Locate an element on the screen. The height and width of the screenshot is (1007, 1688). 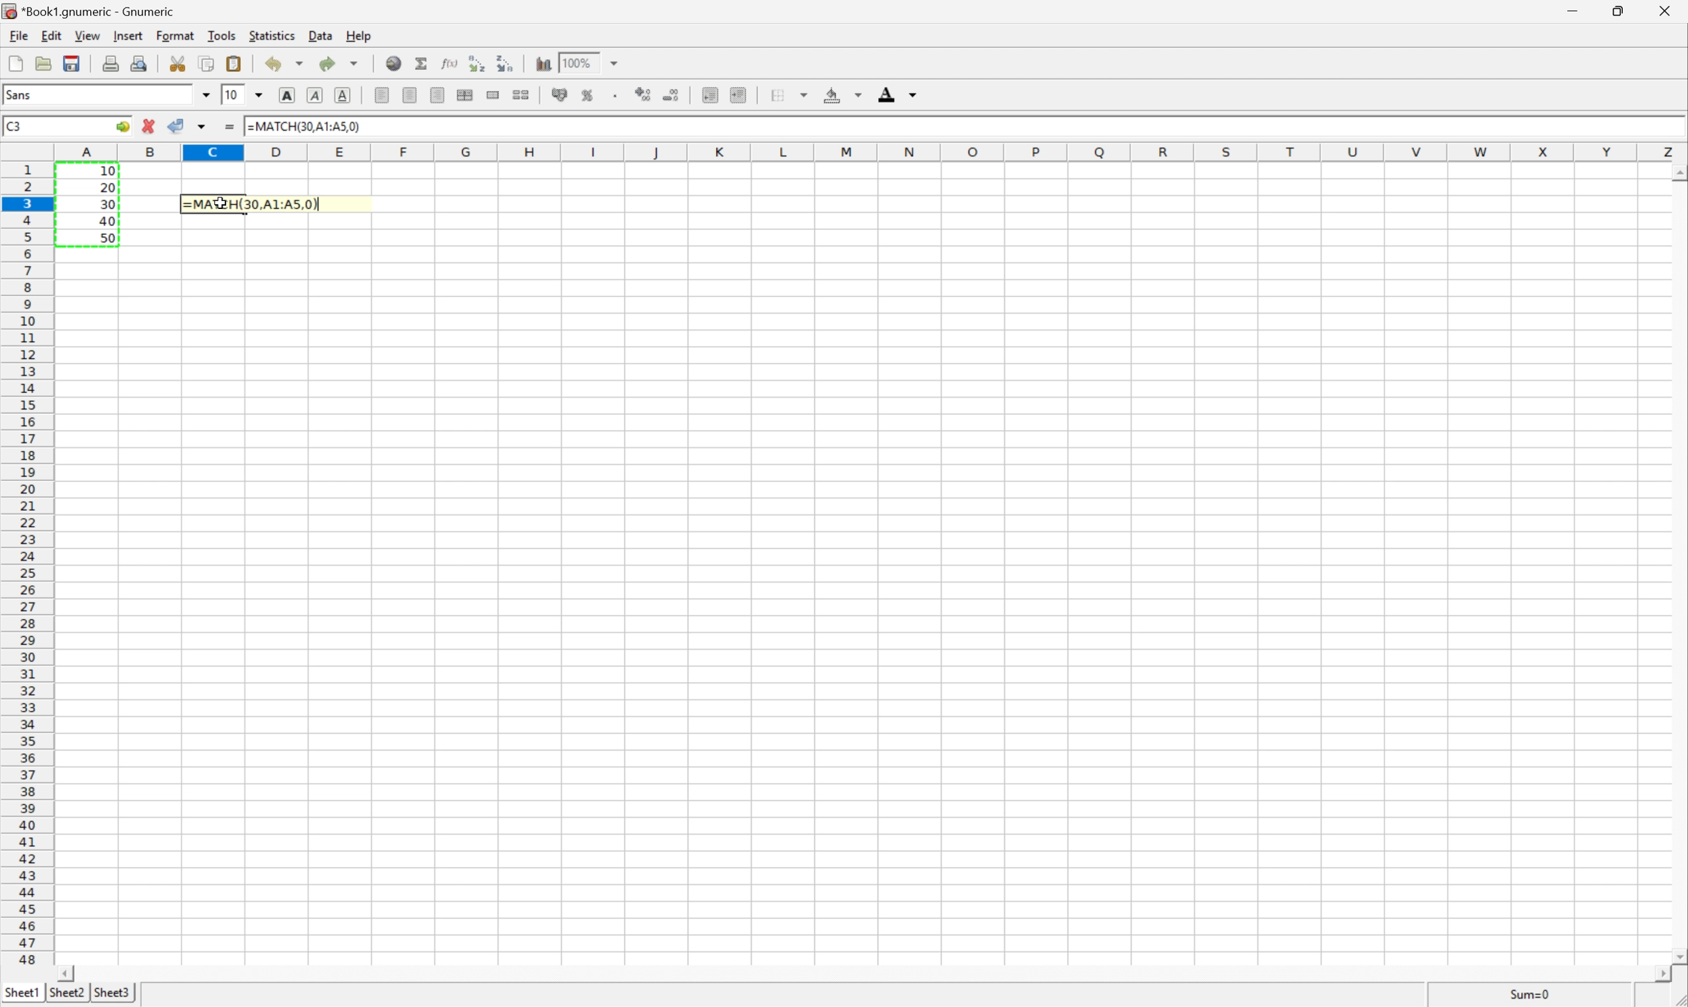
Italic is located at coordinates (317, 95).